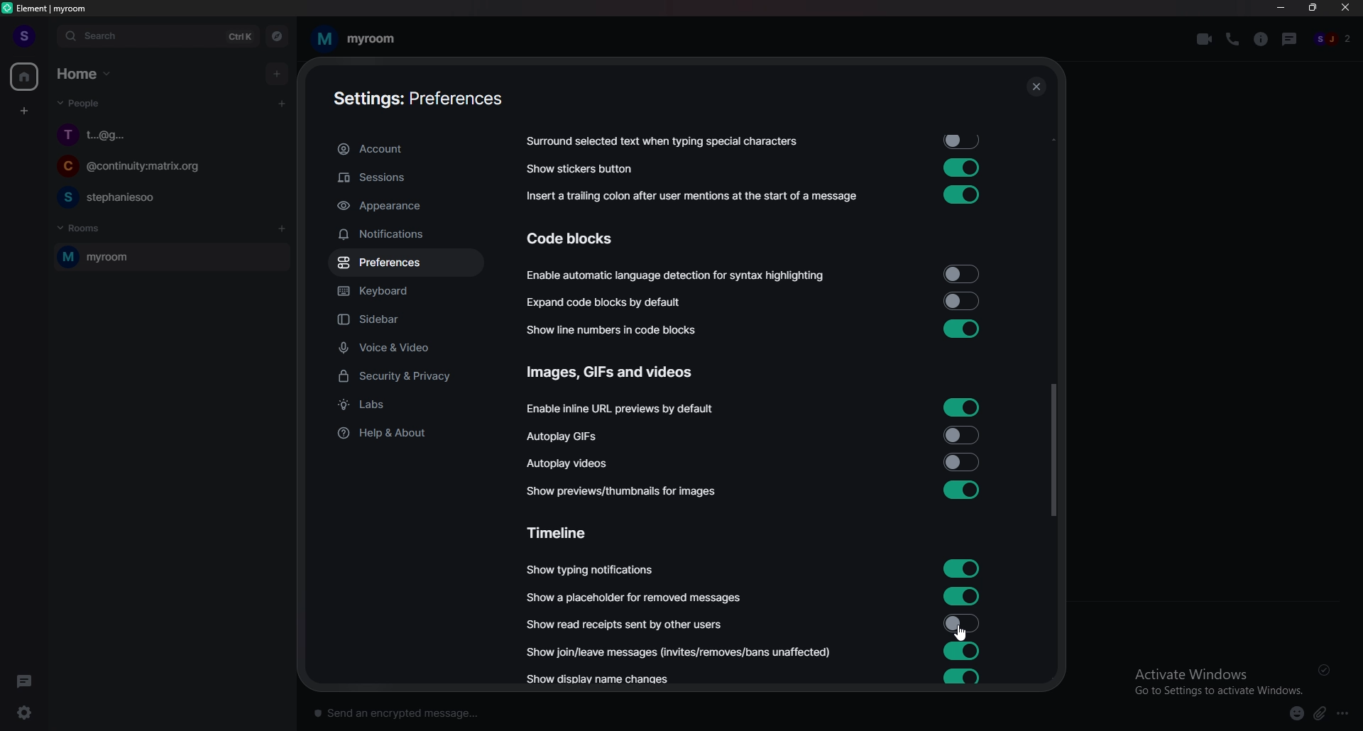  I want to click on , so click(1036, 88).